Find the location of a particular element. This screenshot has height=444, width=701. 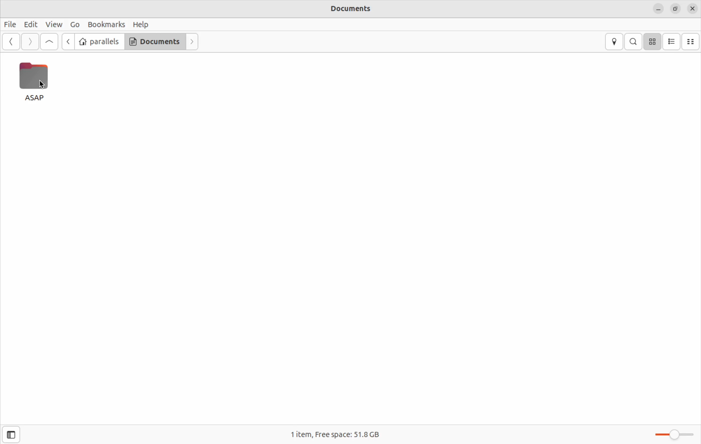

Documents is located at coordinates (353, 10).